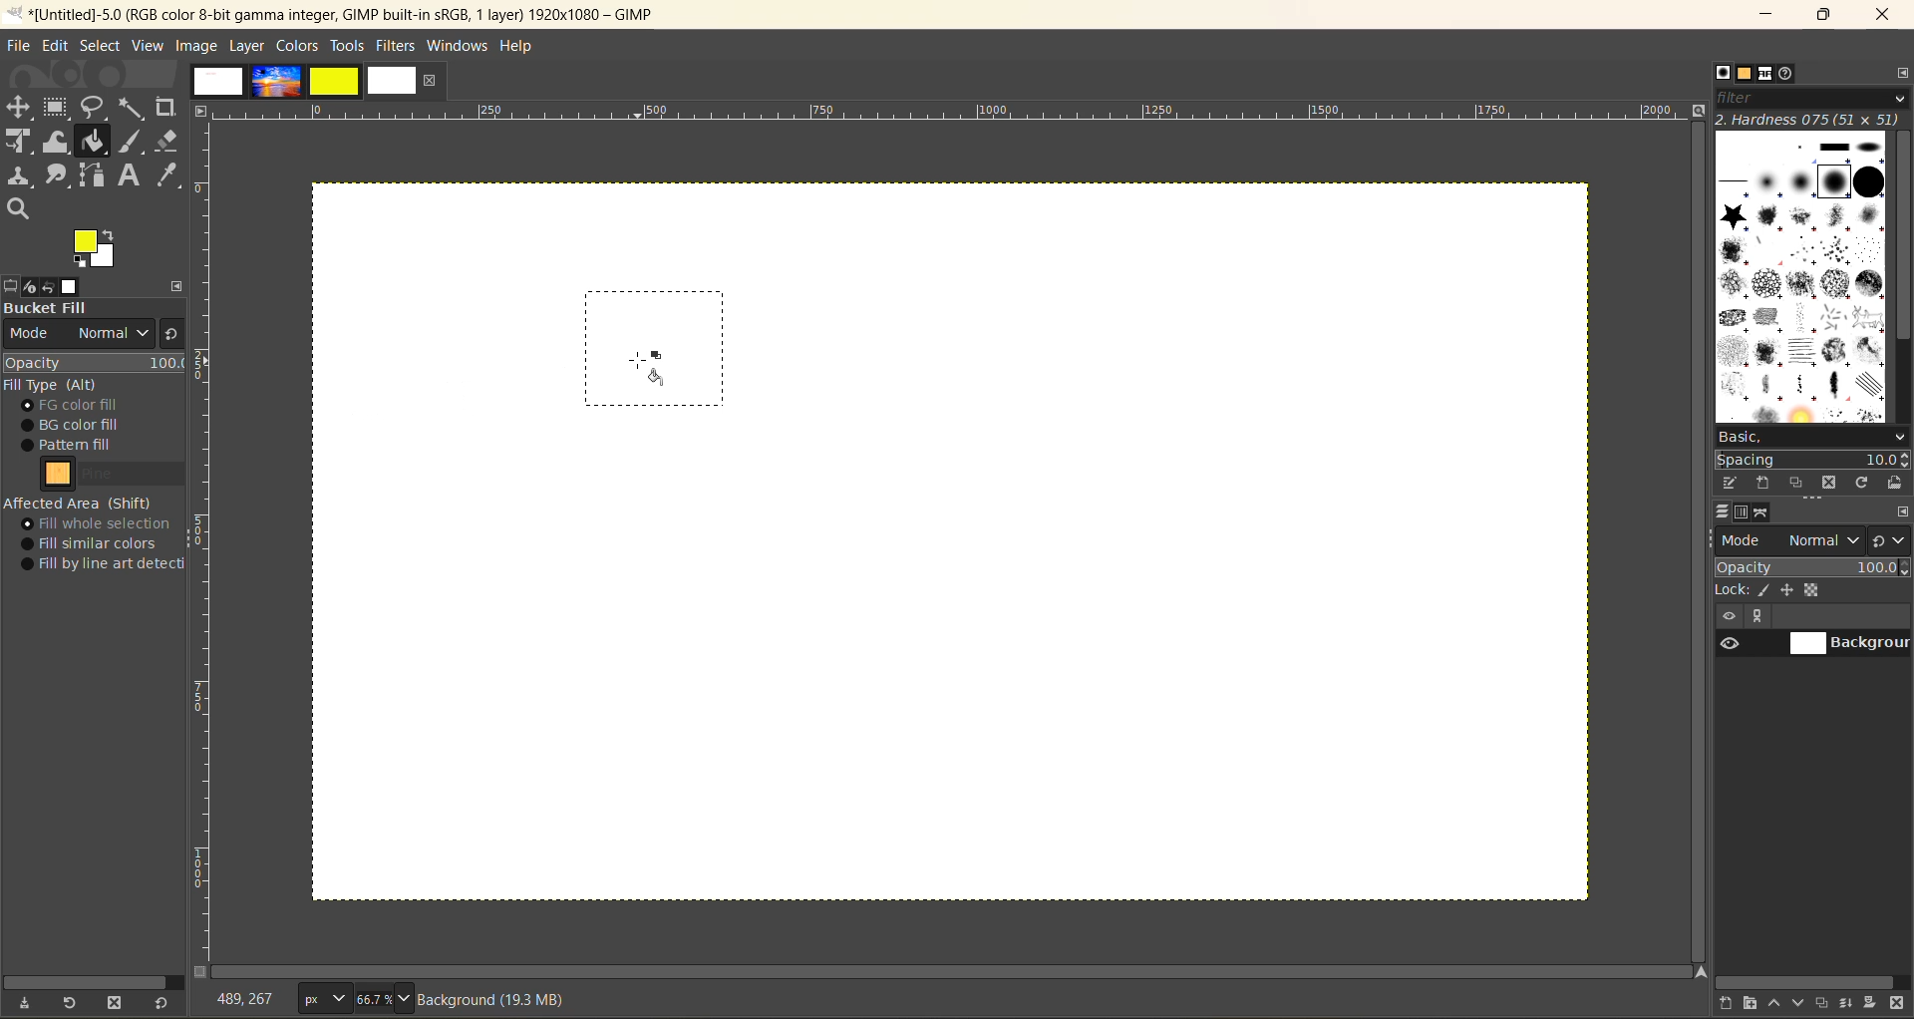 This screenshot has height=1019, width=1914. Describe the element at coordinates (1728, 617) in the screenshot. I see `hide` at that location.